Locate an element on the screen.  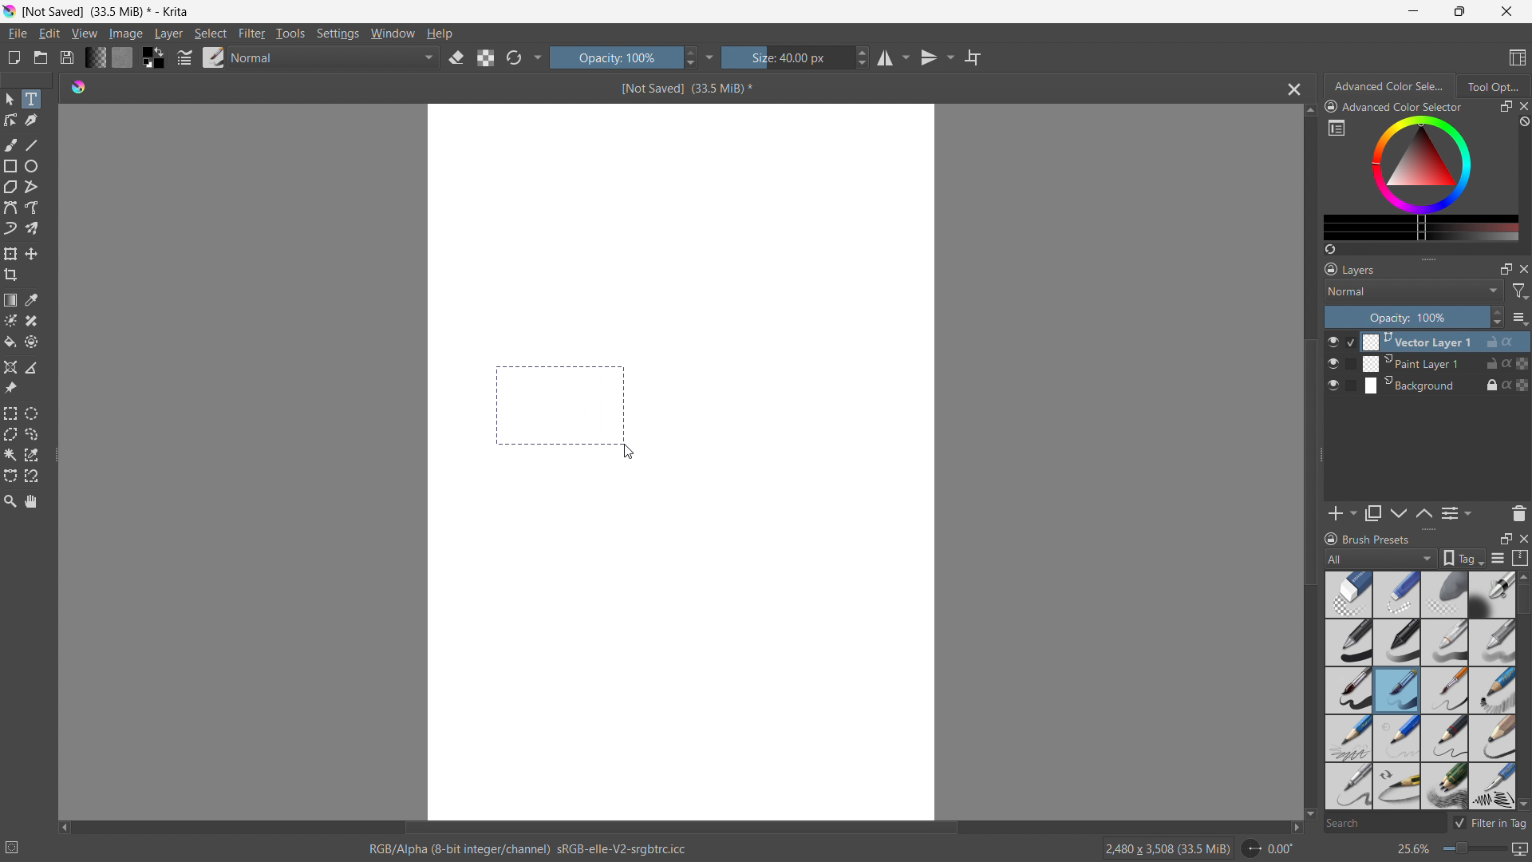
fill pattern is located at coordinates (123, 57).